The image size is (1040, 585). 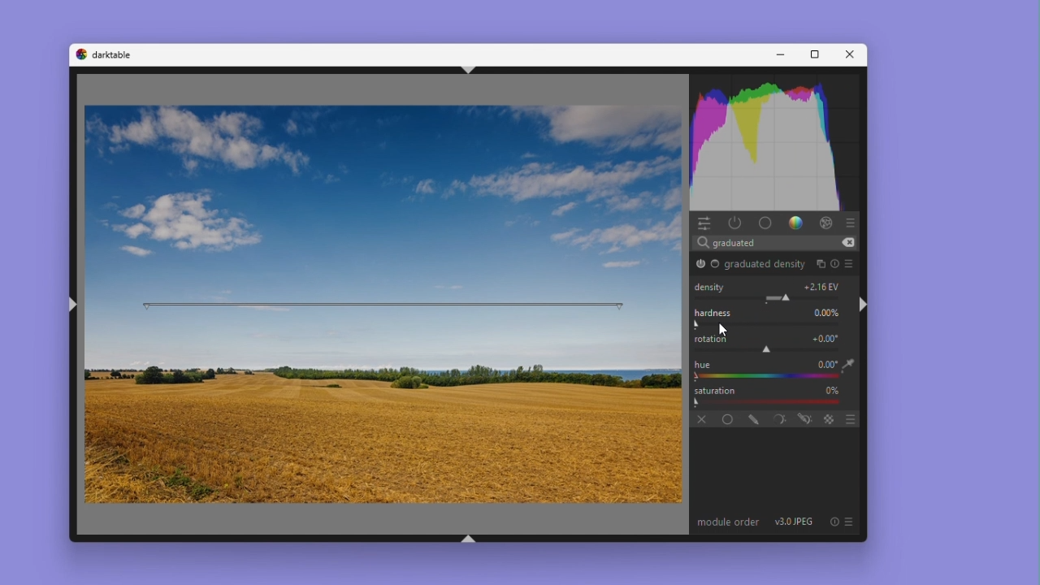 I want to click on Saturation, so click(x=713, y=391).